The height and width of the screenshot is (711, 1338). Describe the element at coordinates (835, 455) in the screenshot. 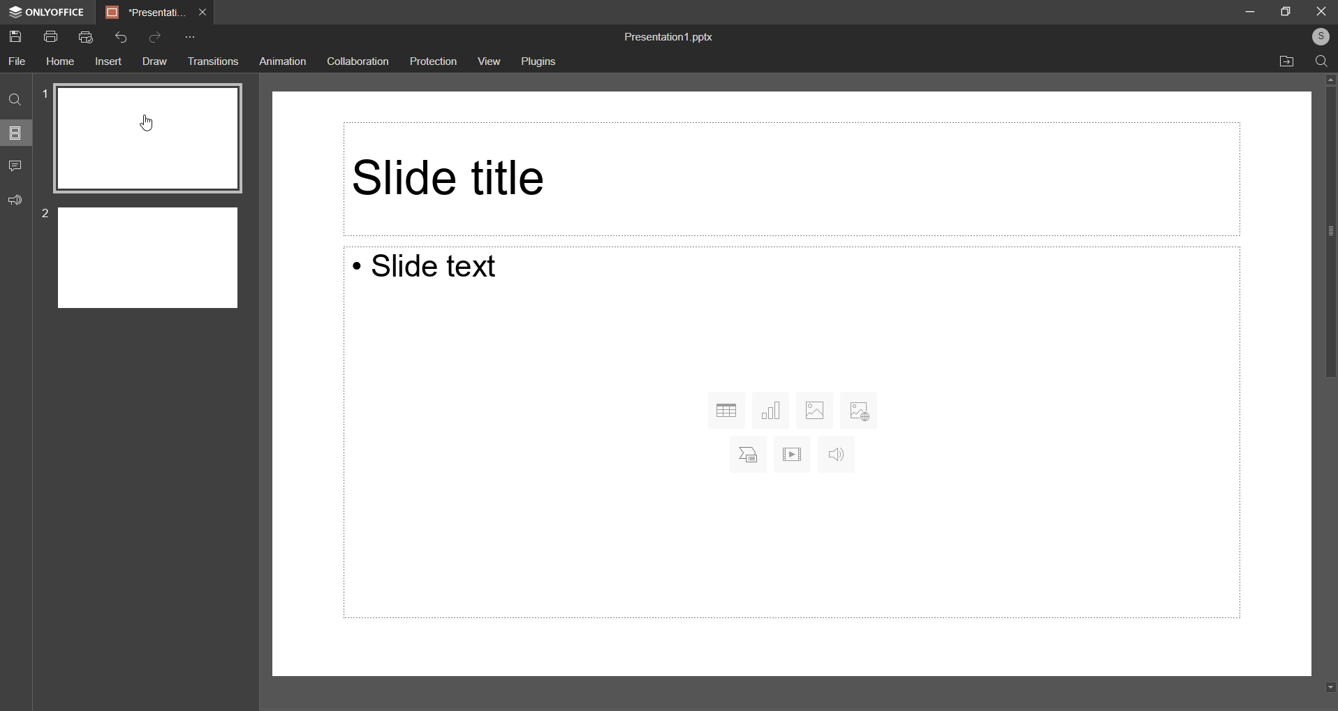

I see `Audio` at that location.